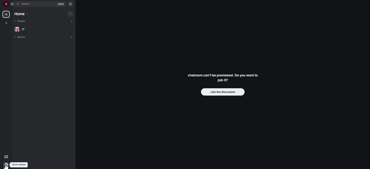 The image size is (370, 169). I want to click on search, so click(24, 4).